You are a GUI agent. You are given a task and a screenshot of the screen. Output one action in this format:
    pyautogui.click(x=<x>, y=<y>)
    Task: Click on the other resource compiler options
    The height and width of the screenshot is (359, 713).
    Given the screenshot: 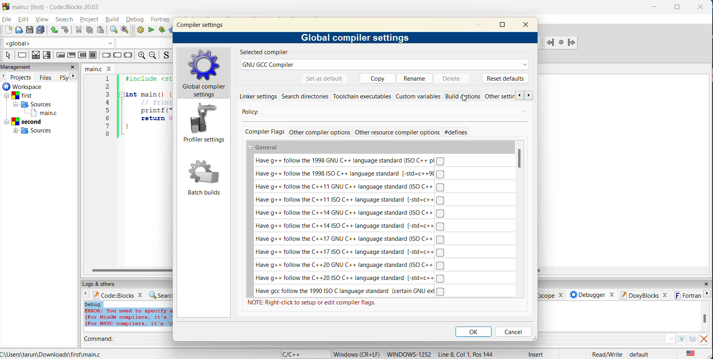 What is the action you would take?
    pyautogui.click(x=397, y=132)
    